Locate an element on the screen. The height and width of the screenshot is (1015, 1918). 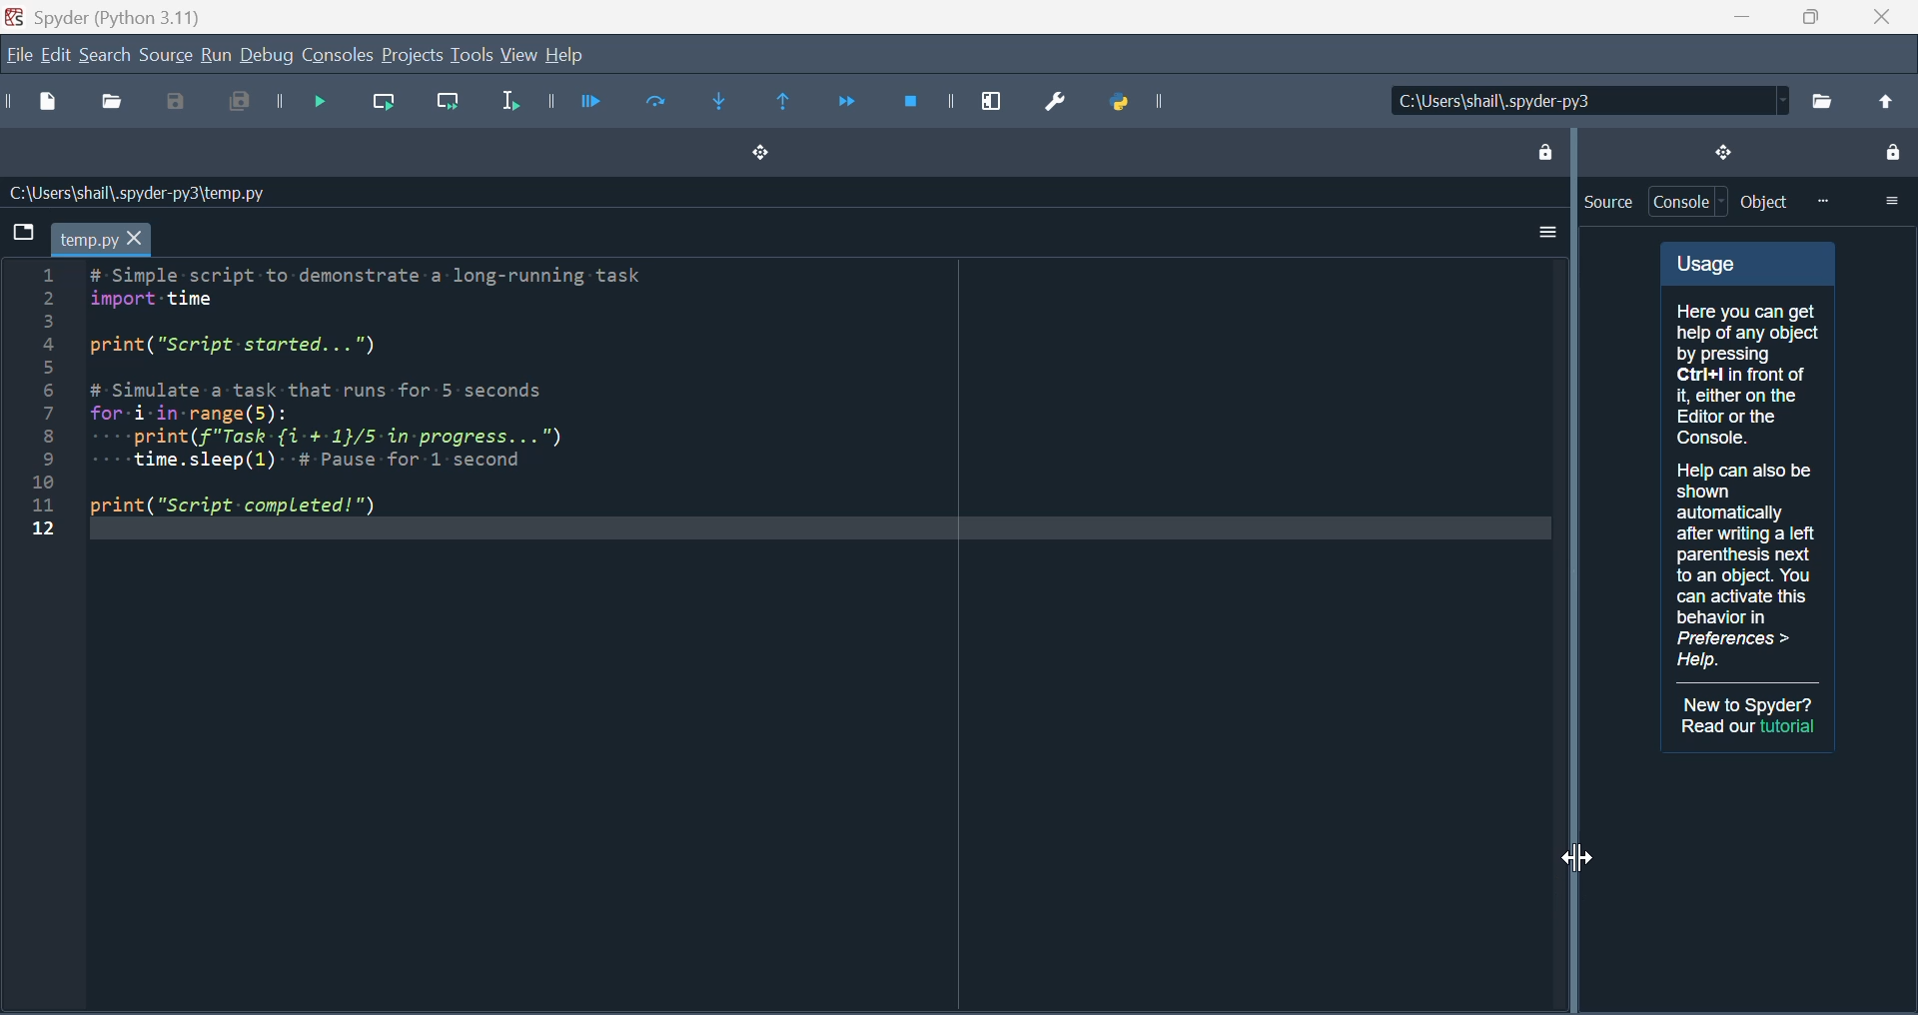
search is located at coordinates (105, 54).